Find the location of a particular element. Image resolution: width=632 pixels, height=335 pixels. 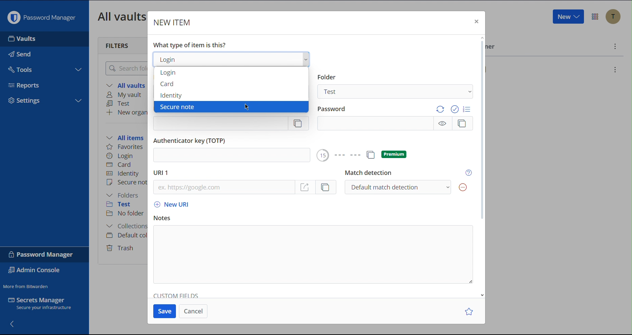

Secrets Manager is located at coordinates (44, 305).